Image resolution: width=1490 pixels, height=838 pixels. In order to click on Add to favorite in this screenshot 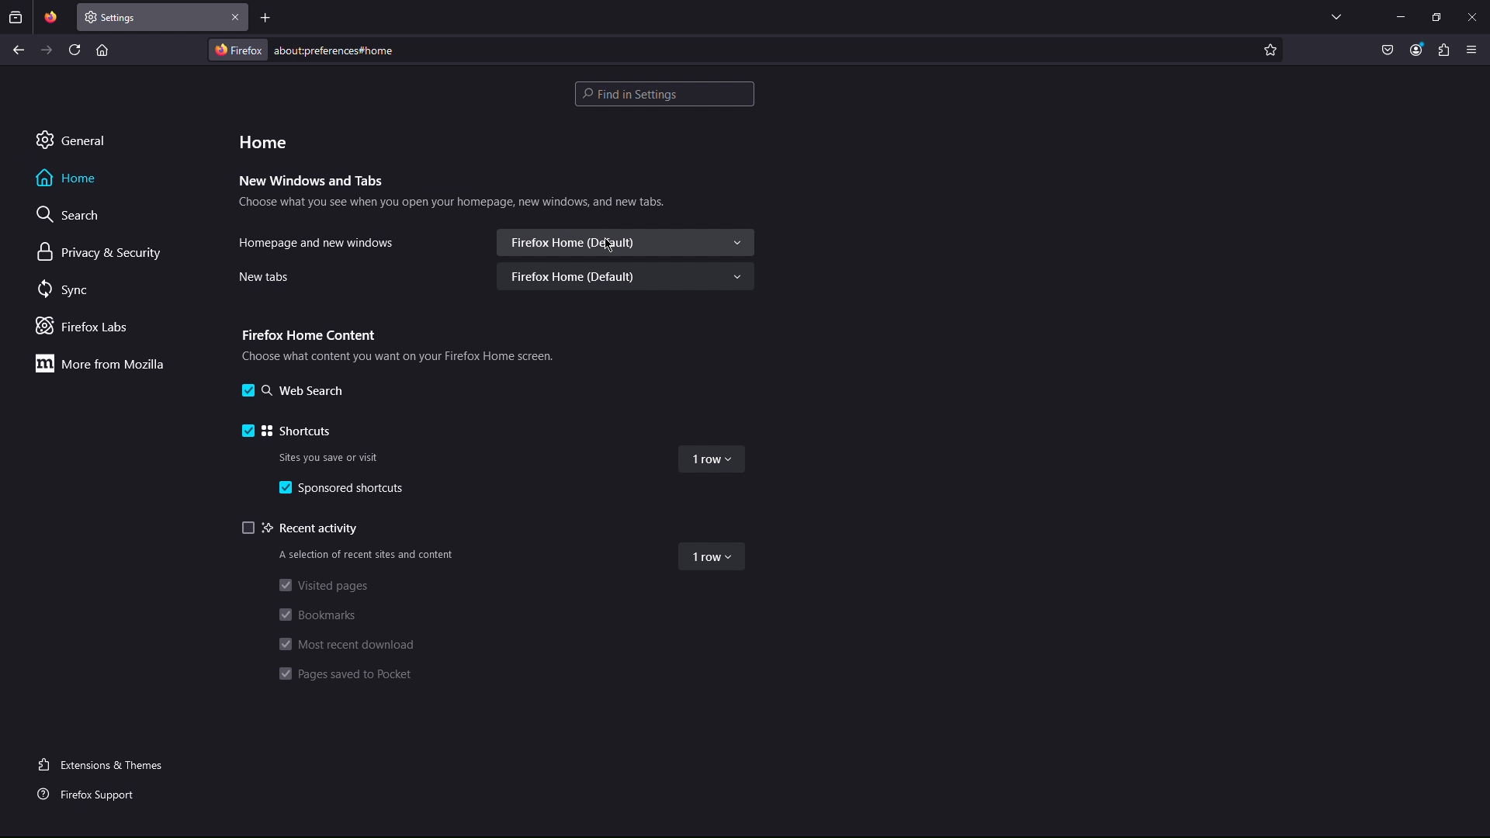, I will do `click(1270, 50)`.